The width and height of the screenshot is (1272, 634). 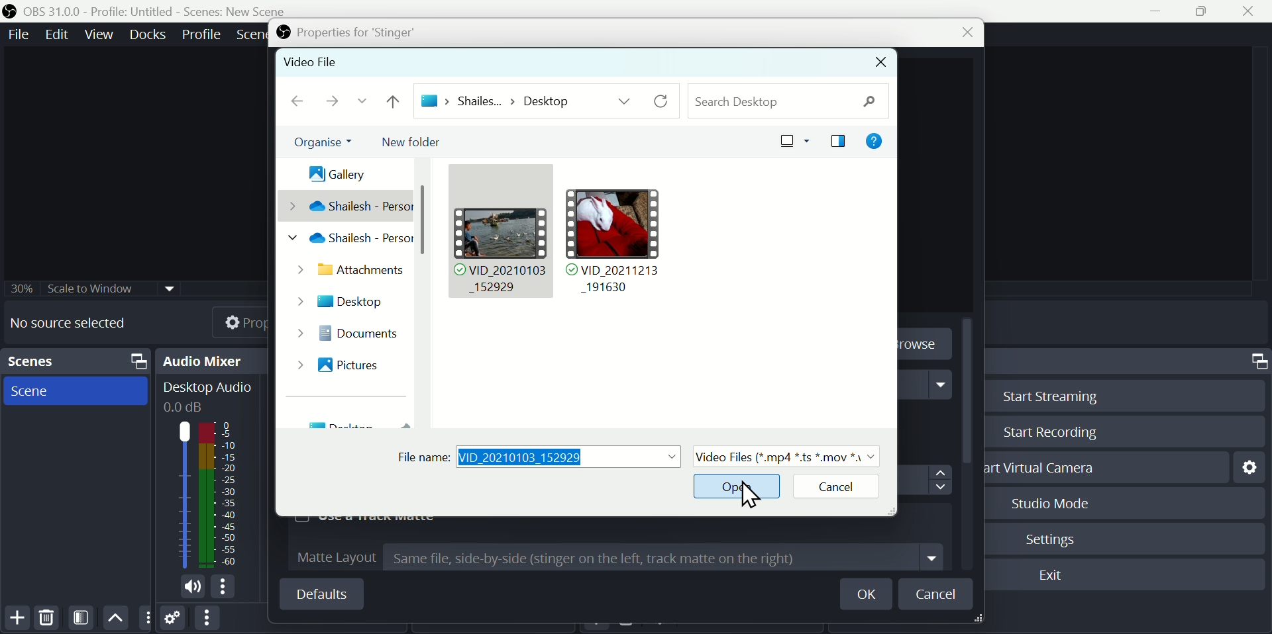 What do you see at coordinates (786, 455) in the screenshot?
I see `Video Format` at bounding box center [786, 455].